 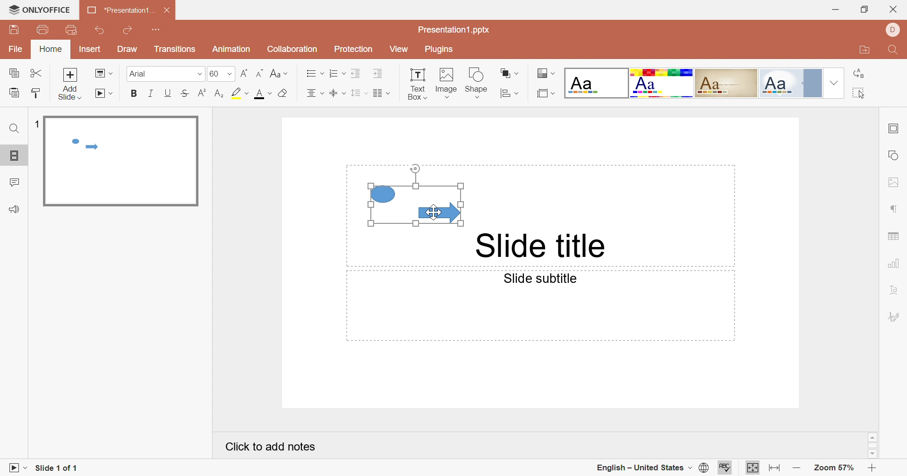 I want to click on Arial, so click(x=165, y=74).